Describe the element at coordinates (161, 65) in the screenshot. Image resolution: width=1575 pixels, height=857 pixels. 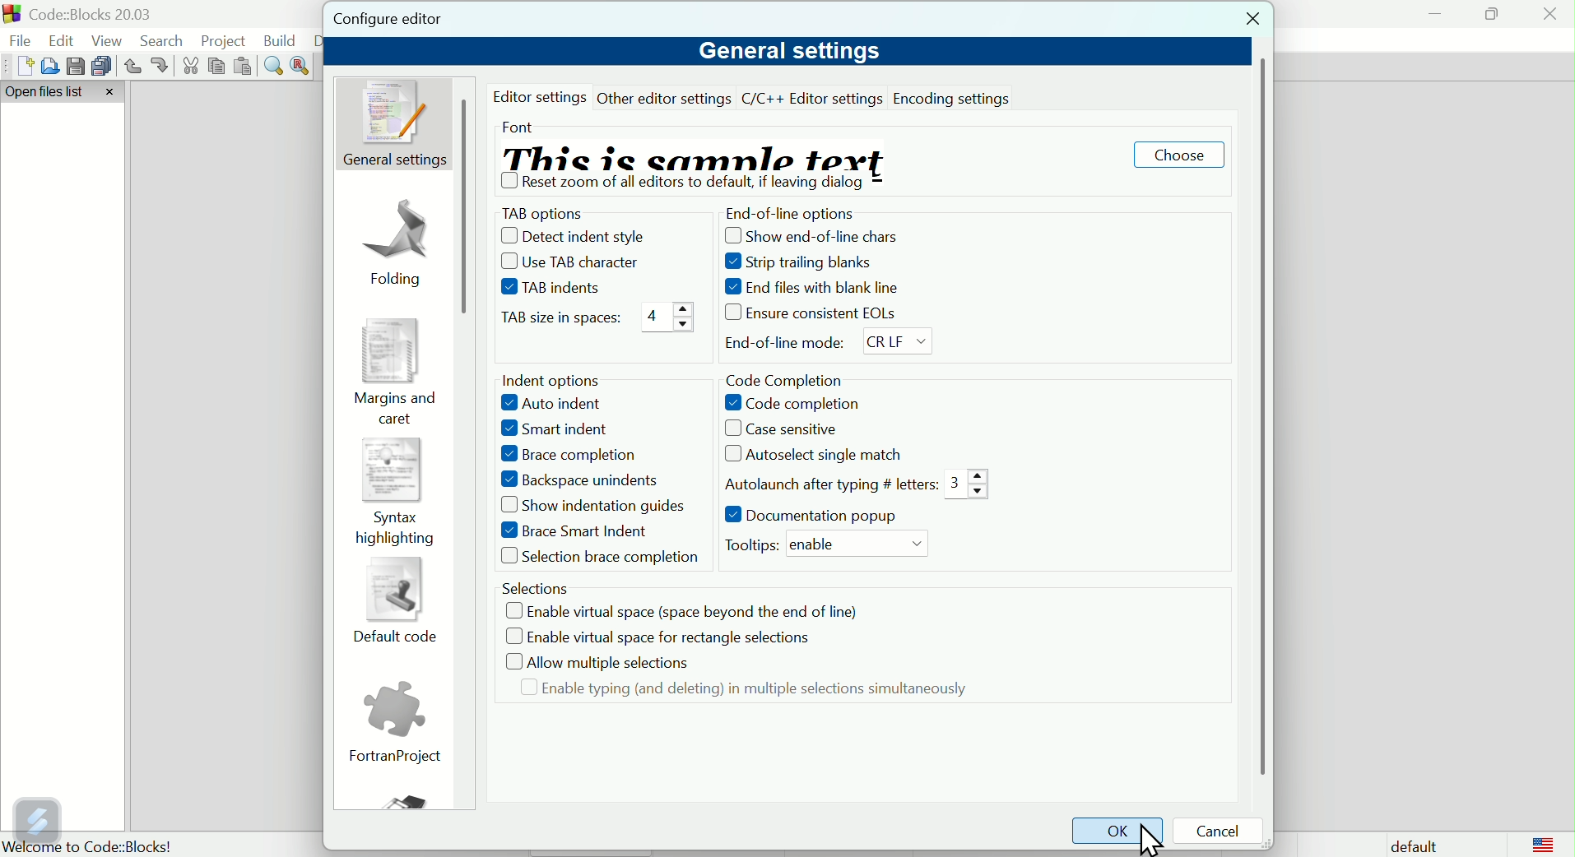
I see `redo` at that location.